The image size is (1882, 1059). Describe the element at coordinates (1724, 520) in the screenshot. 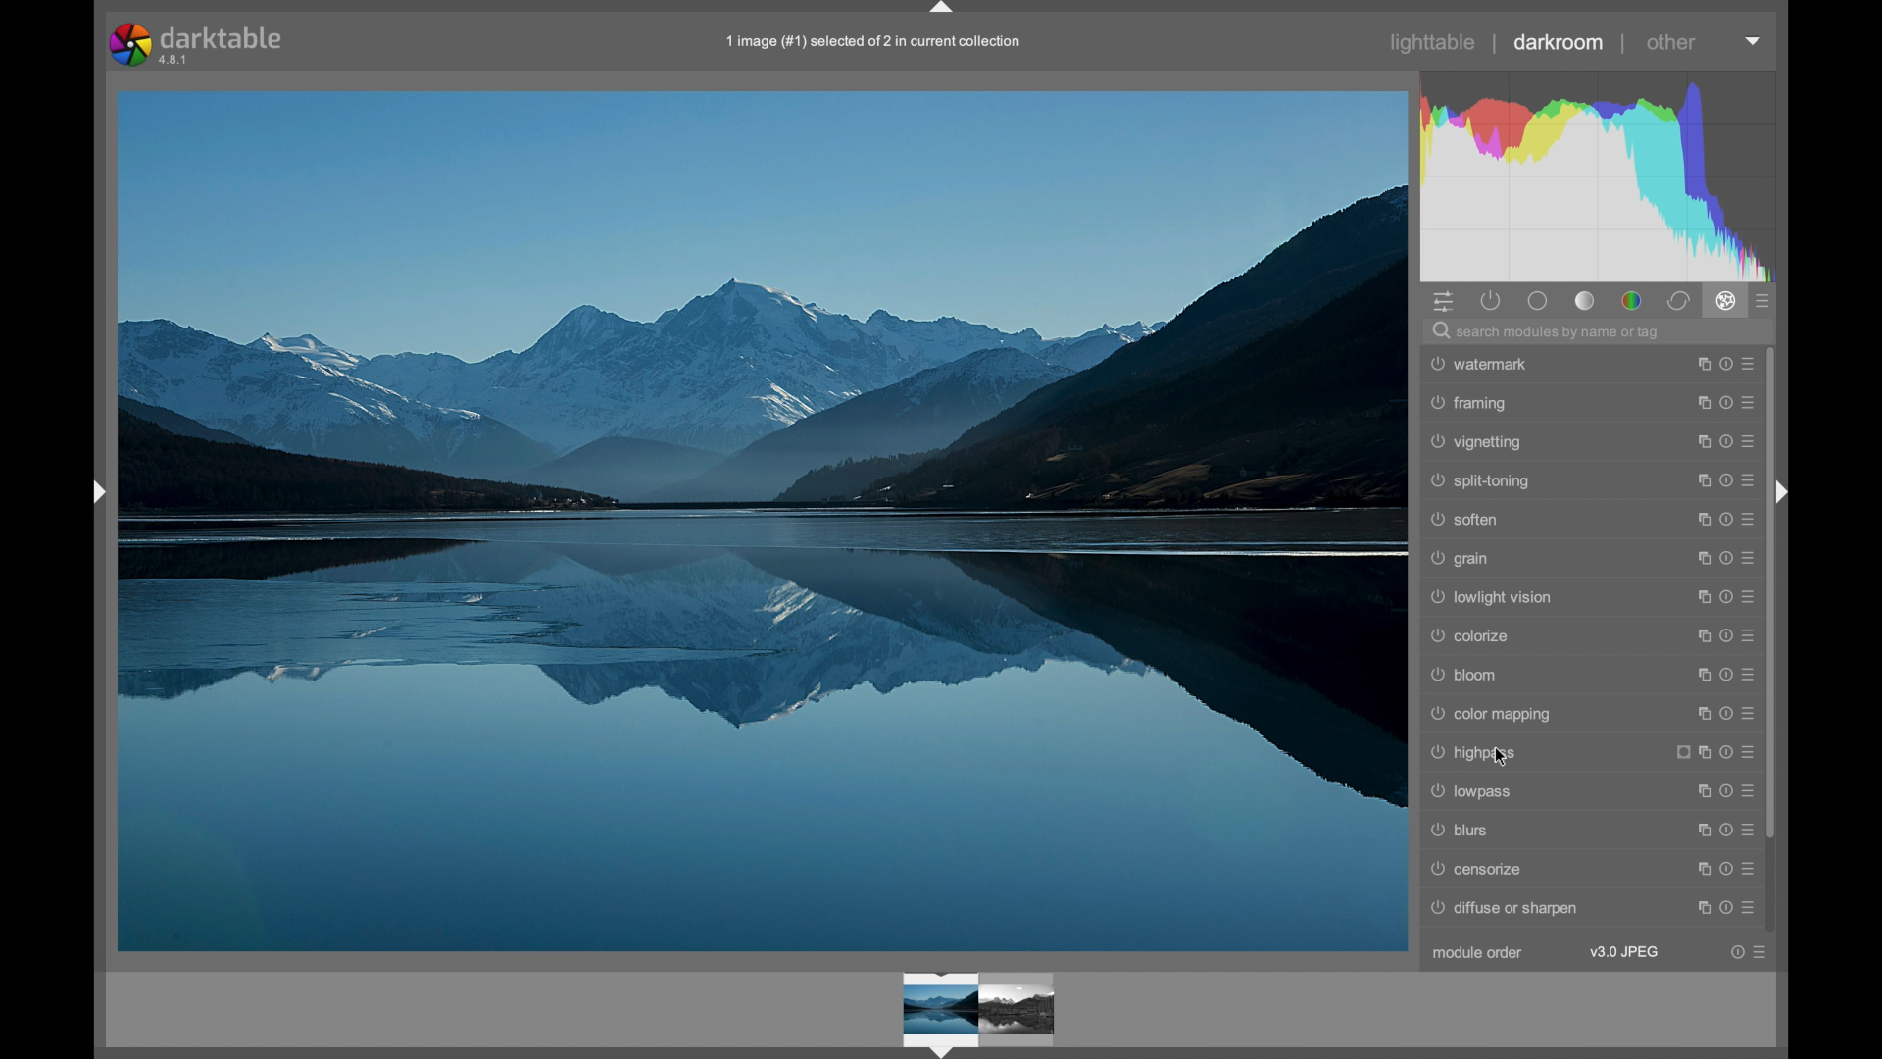

I see `more options` at that location.